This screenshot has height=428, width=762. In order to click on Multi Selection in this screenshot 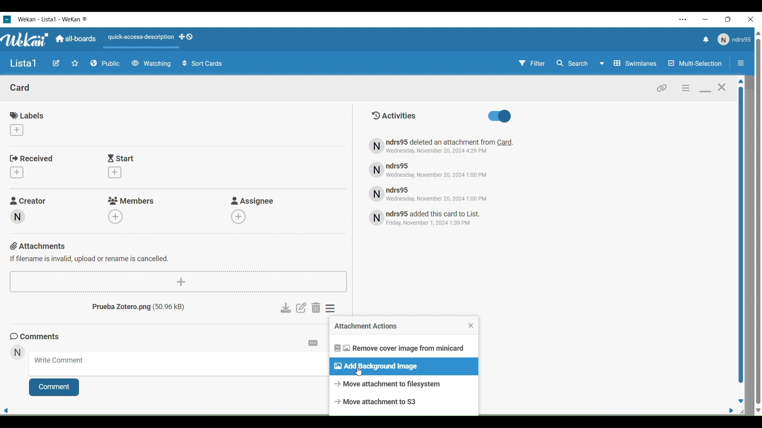, I will do `click(695, 63)`.